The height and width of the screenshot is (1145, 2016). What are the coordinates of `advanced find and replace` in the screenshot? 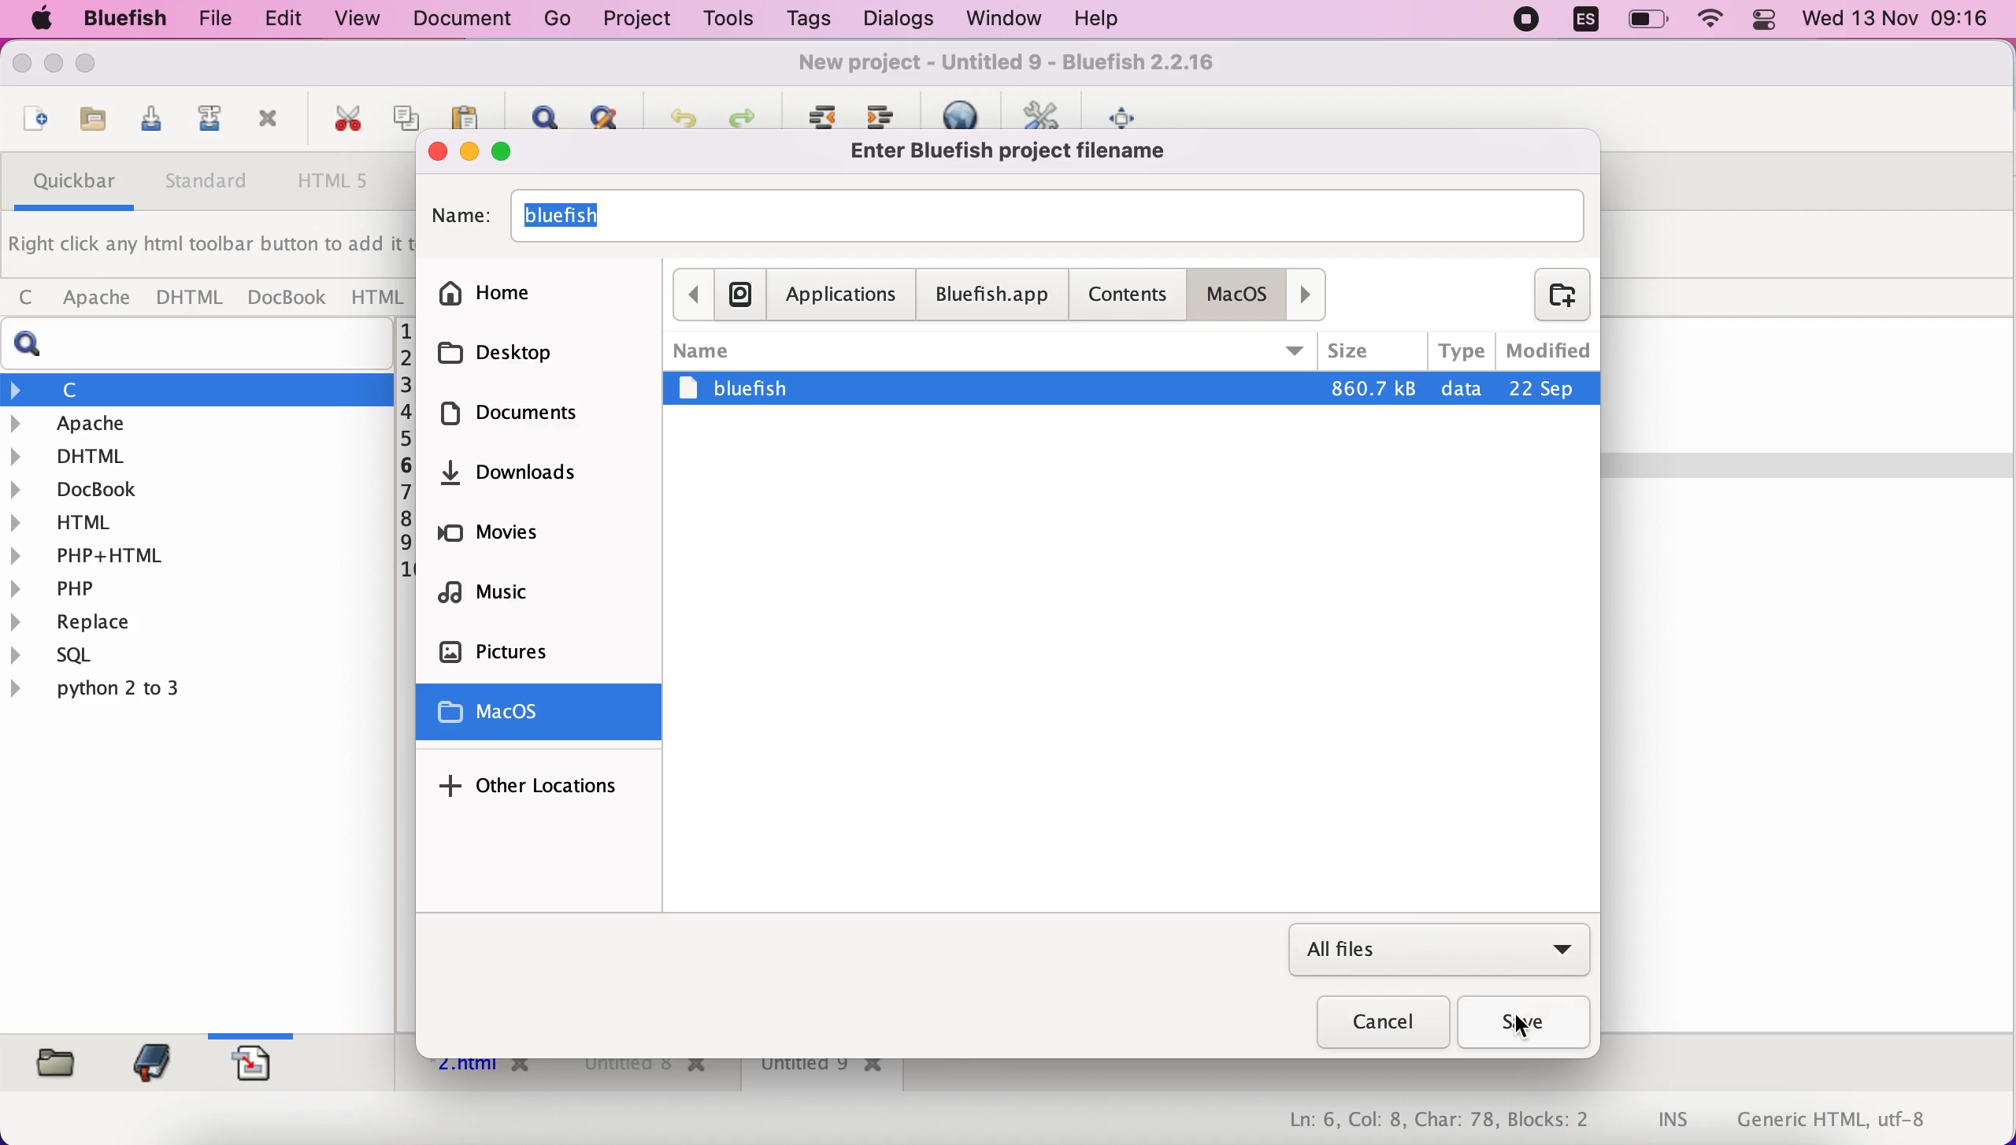 It's located at (603, 115).